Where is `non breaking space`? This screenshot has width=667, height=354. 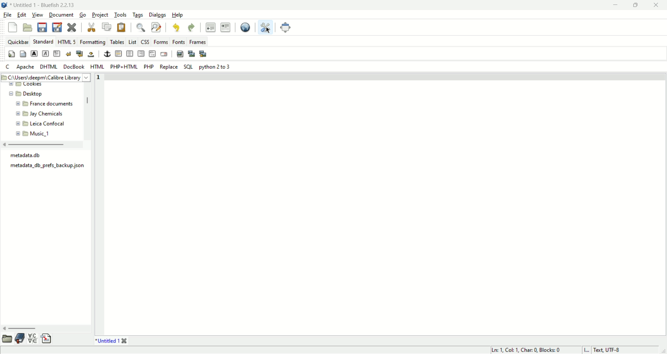 non breaking space is located at coordinates (91, 54).